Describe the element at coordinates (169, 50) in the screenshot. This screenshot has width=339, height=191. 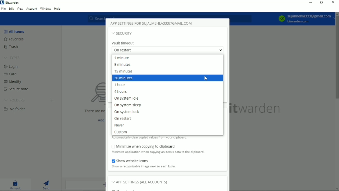
I see `On restart` at that location.